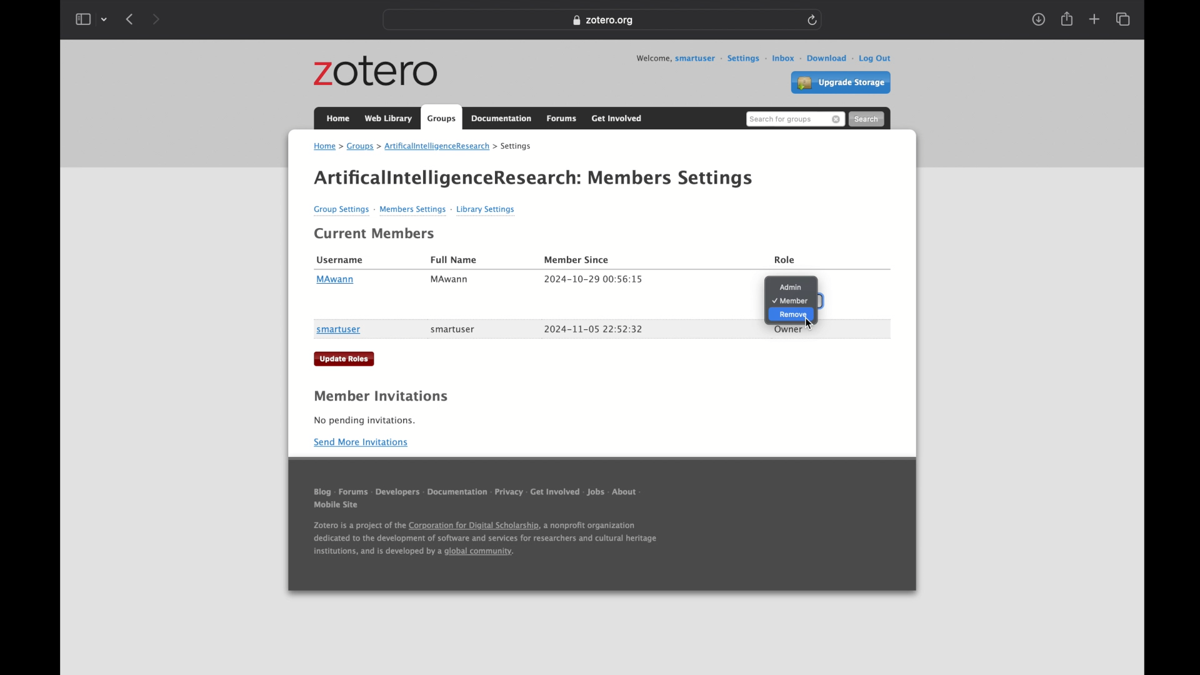  Describe the element at coordinates (672, 179) in the screenshot. I see `members settings` at that location.